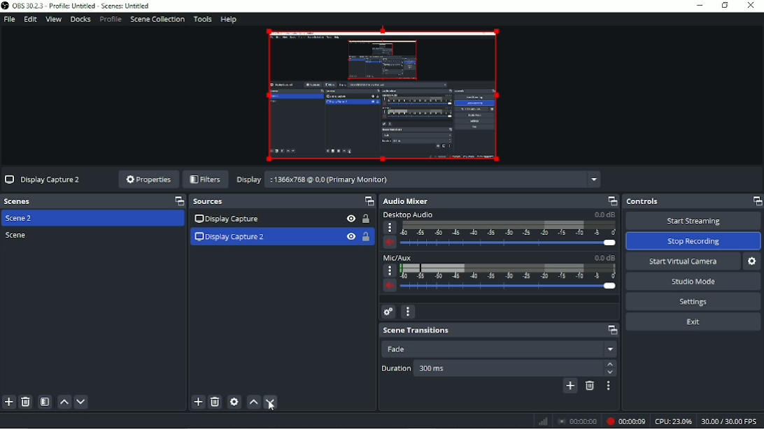 Image resolution: width=764 pixels, height=429 pixels. I want to click on Stop recording, so click(576, 421).